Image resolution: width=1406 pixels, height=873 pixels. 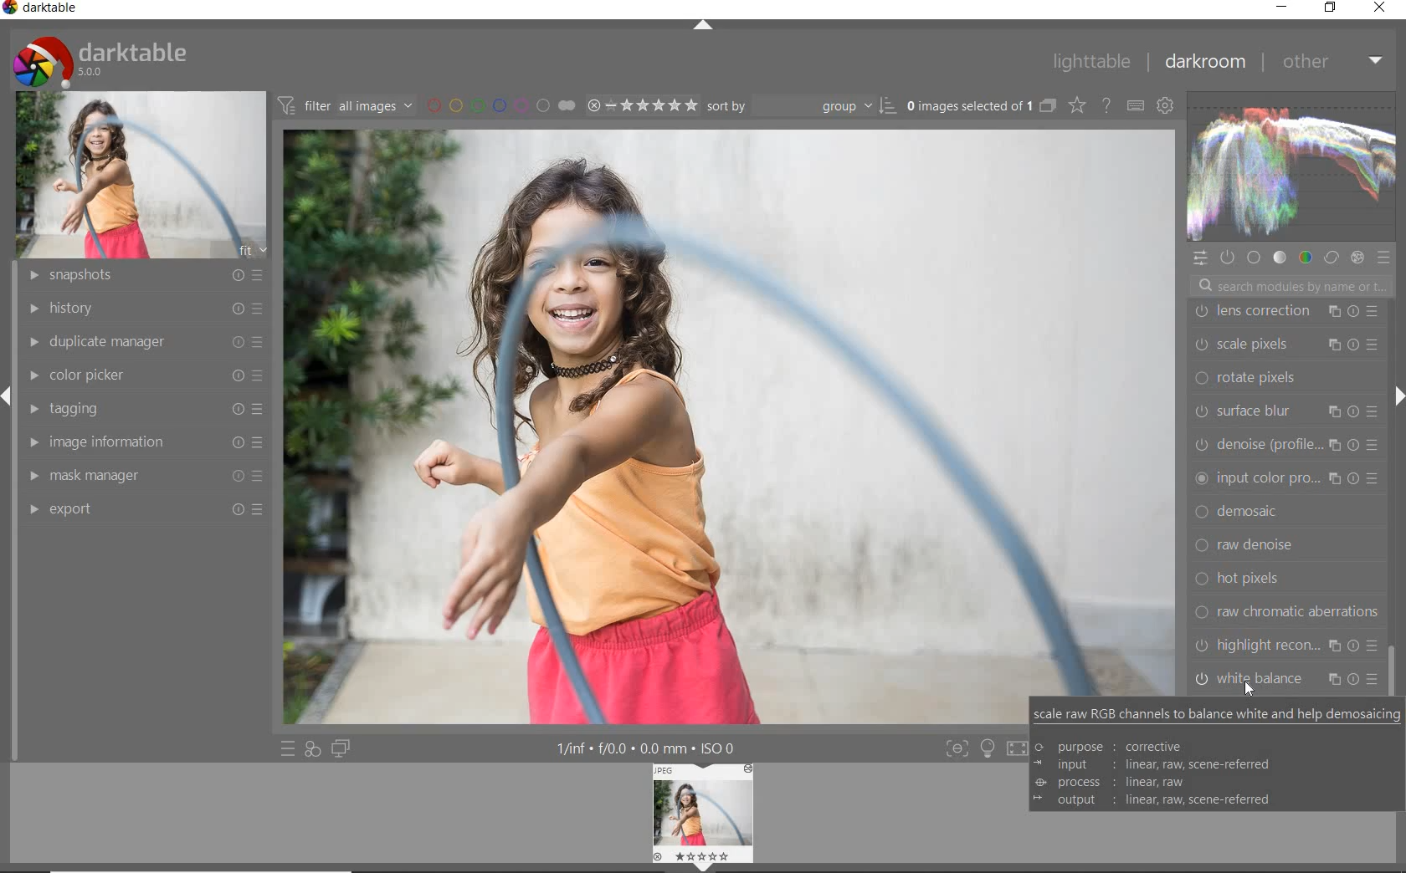 What do you see at coordinates (701, 28) in the screenshot?
I see `expand / collapse` at bounding box center [701, 28].